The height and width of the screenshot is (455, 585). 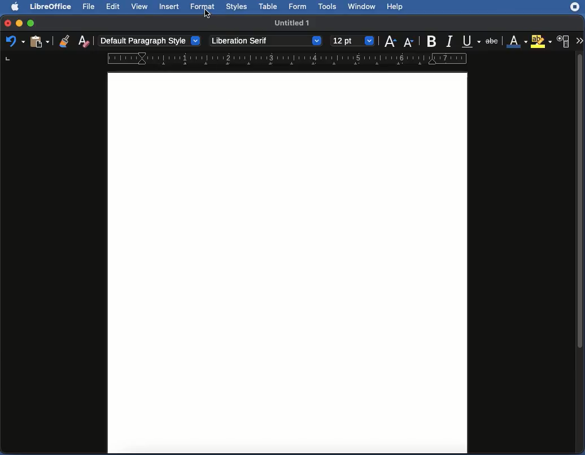 I want to click on Window, so click(x=364, y=7).